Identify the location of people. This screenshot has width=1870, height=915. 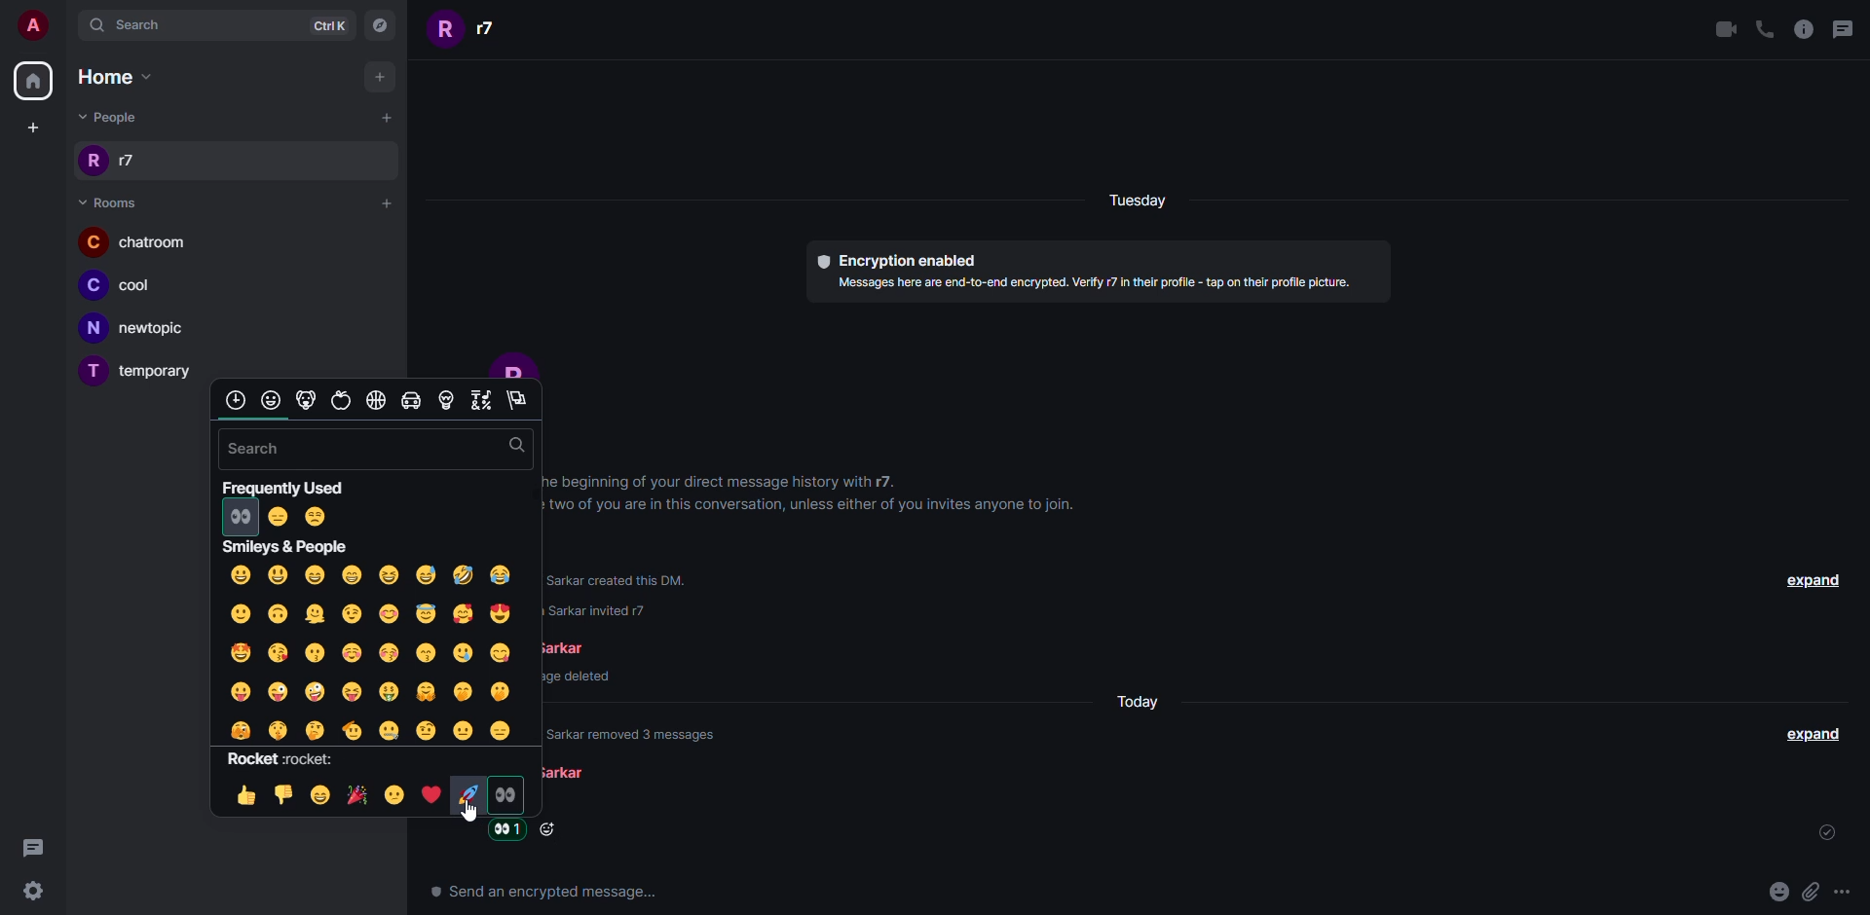
(582, 645).